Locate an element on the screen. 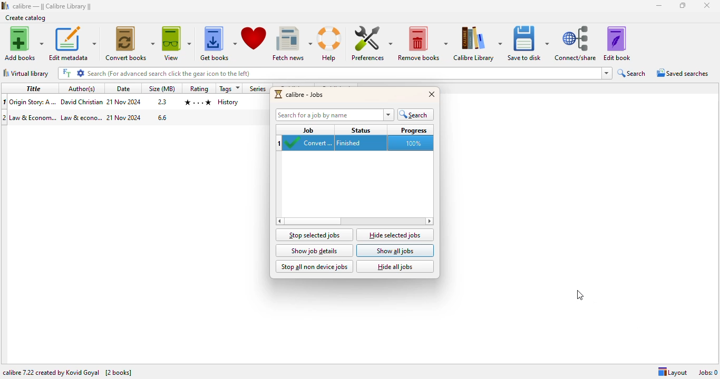 The height and width of the screenshot is (379, 720). [2 books] is located at coordinates (119, 373).